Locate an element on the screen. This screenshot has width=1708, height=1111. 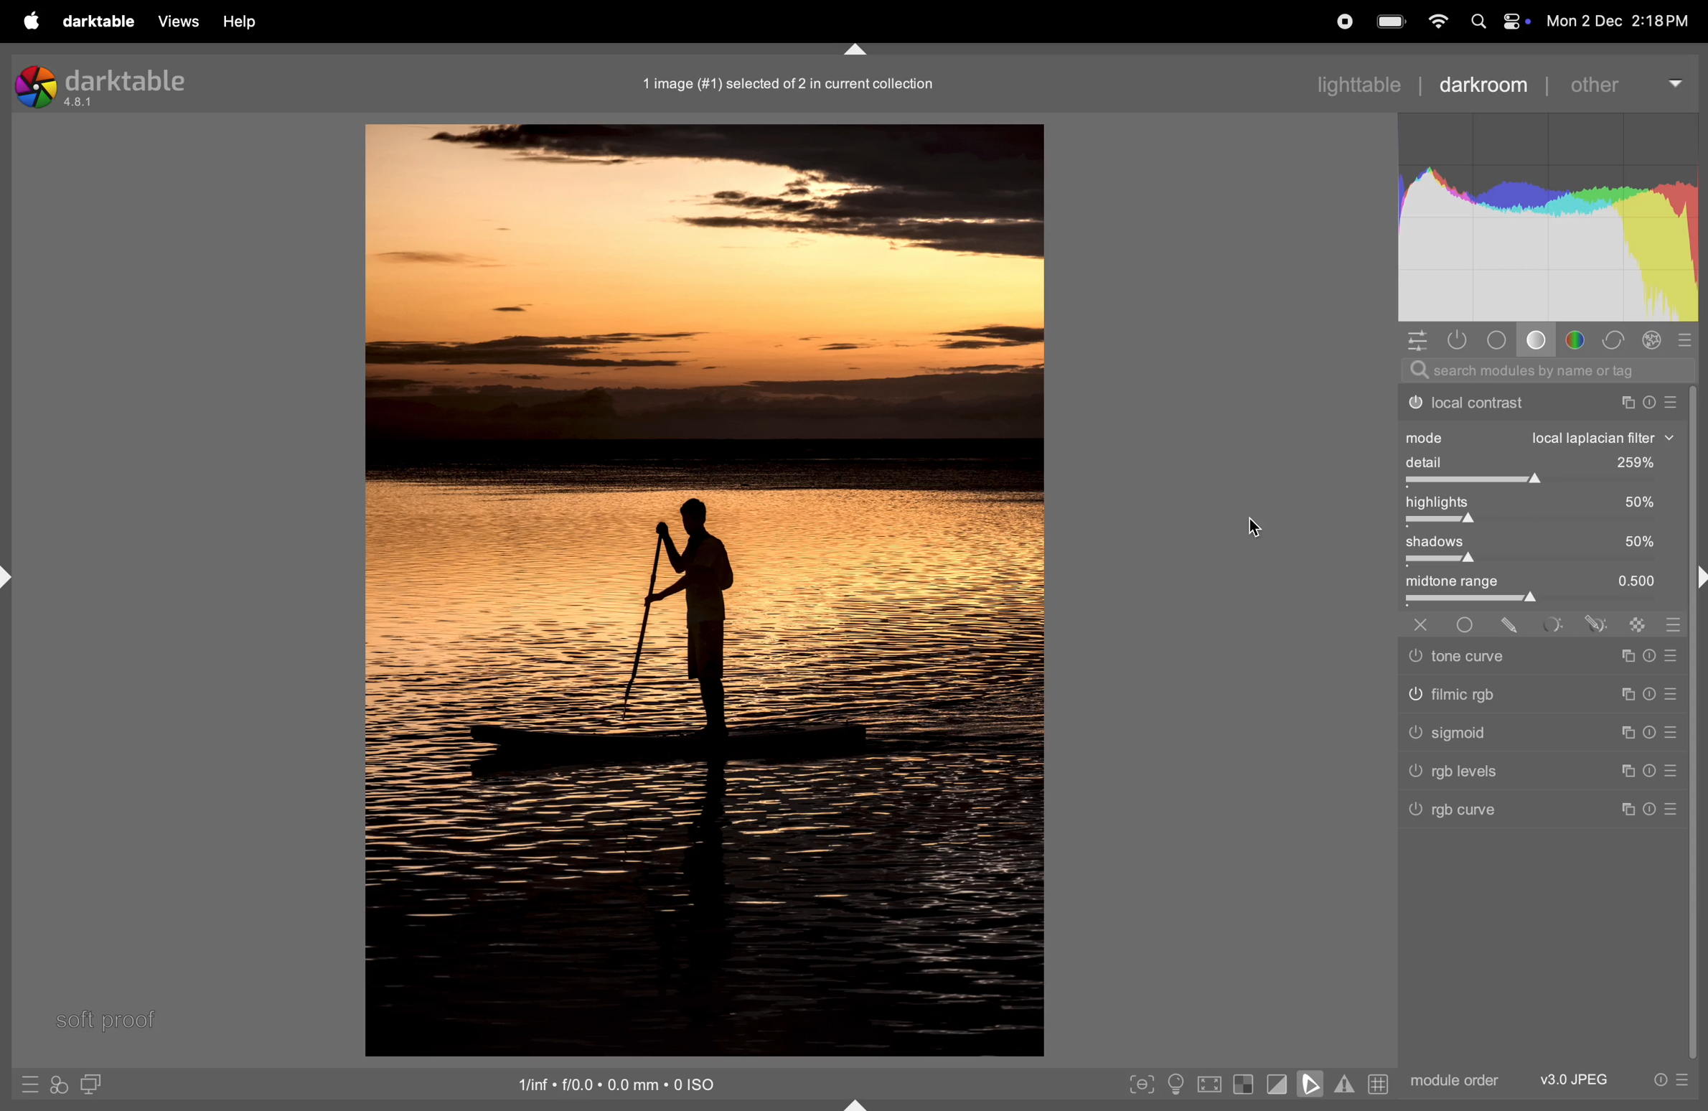
task bar  is located at coordinates (1697, 725).